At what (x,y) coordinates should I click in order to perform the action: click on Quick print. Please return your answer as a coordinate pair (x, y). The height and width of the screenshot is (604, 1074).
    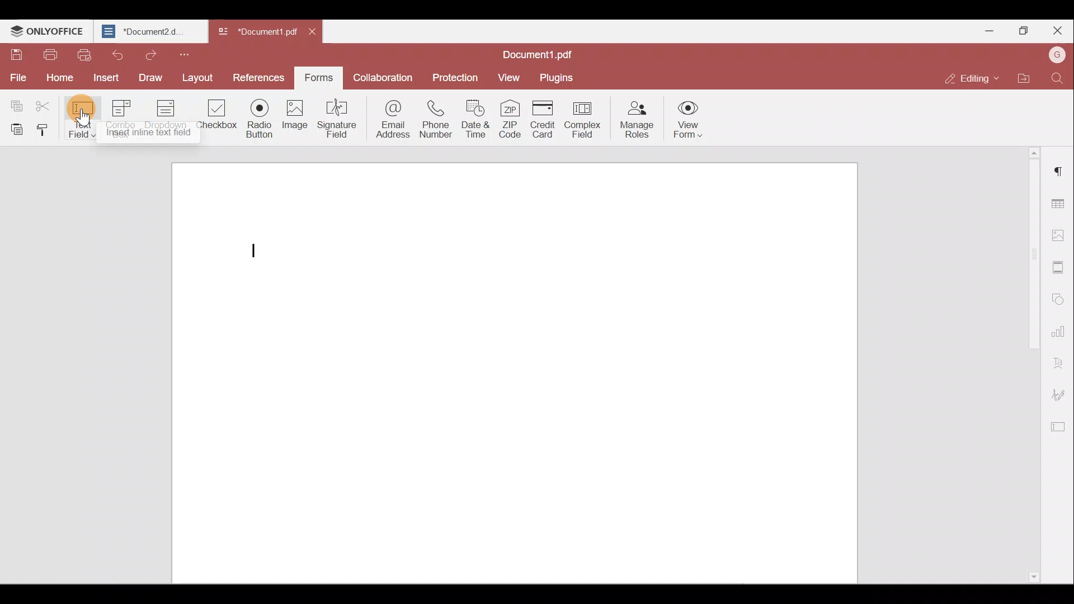
    Looking at the image, I should click on (84, 56).